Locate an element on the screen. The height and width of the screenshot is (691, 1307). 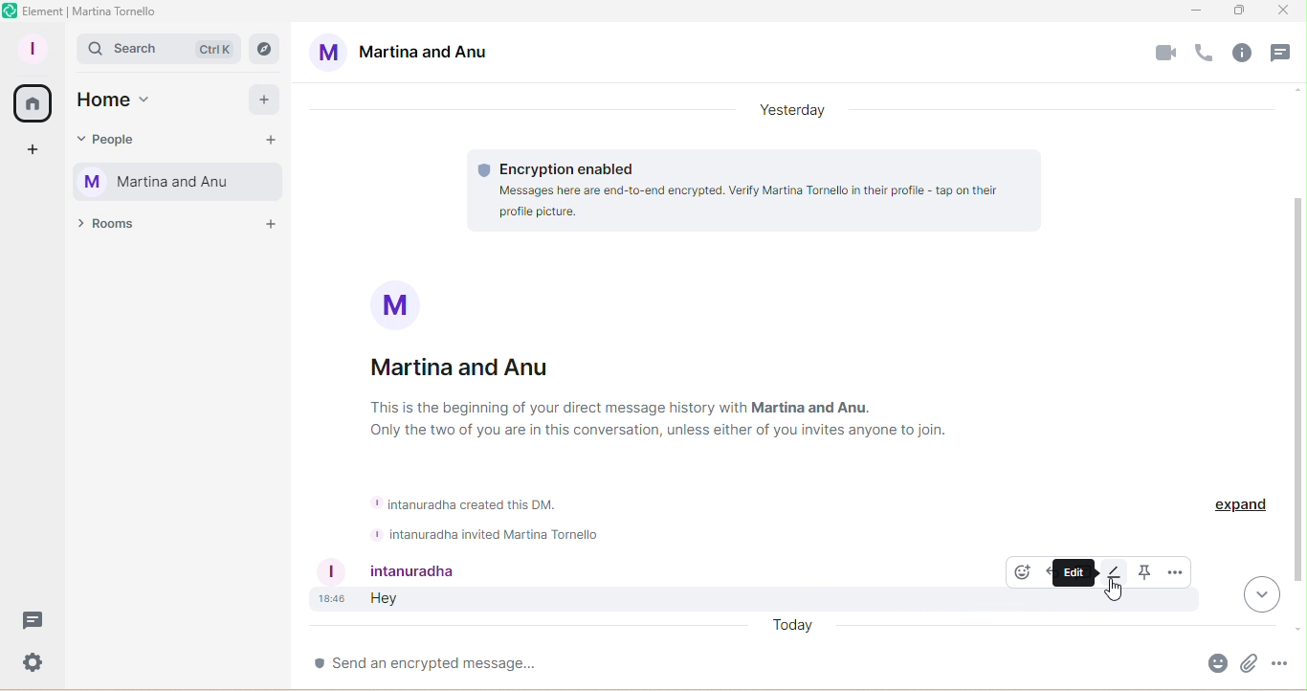
18:46 is located at coordinates (332, 600).